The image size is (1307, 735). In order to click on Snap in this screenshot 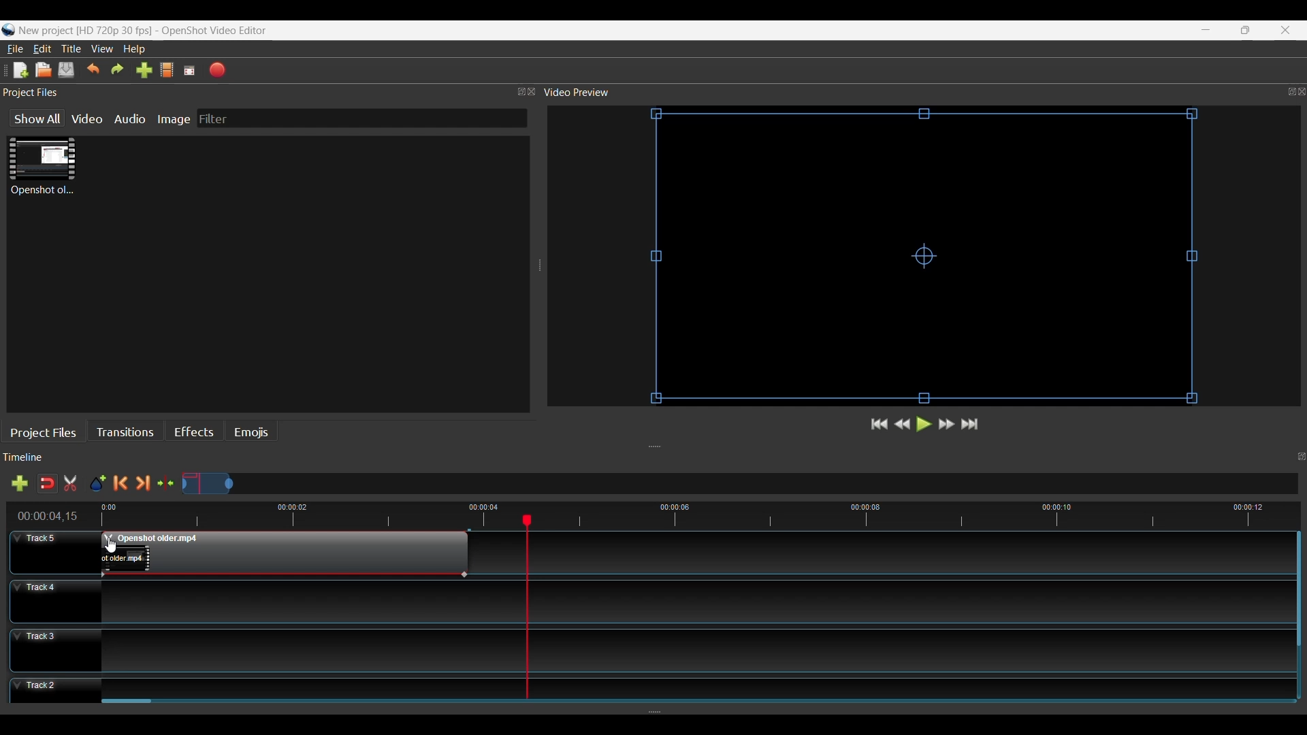, I will do `click(47, 483)`.